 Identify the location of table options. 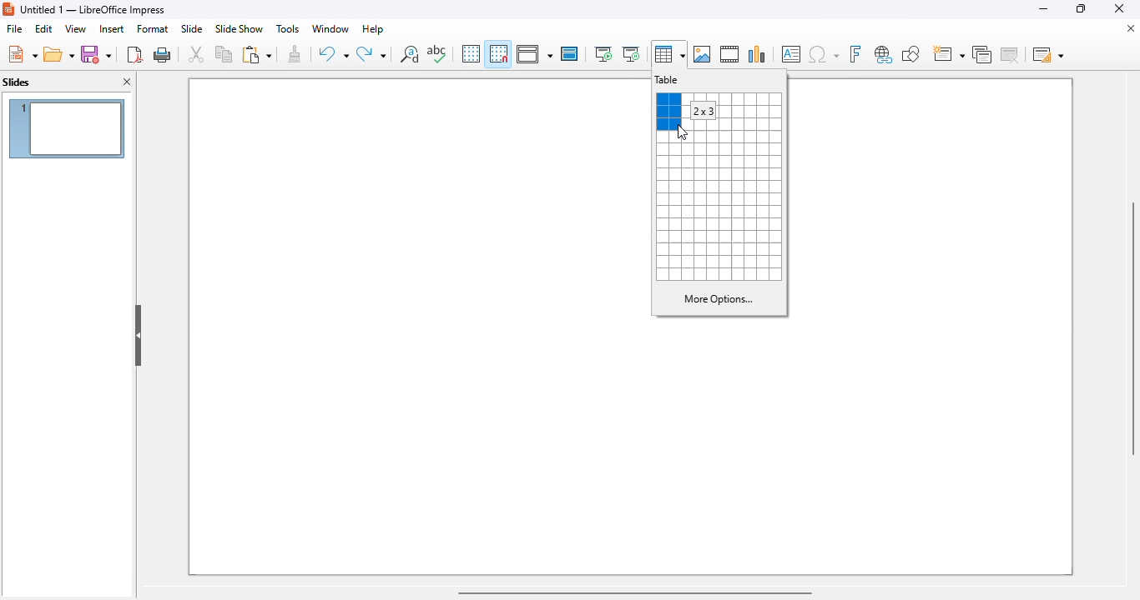
(719, 213).